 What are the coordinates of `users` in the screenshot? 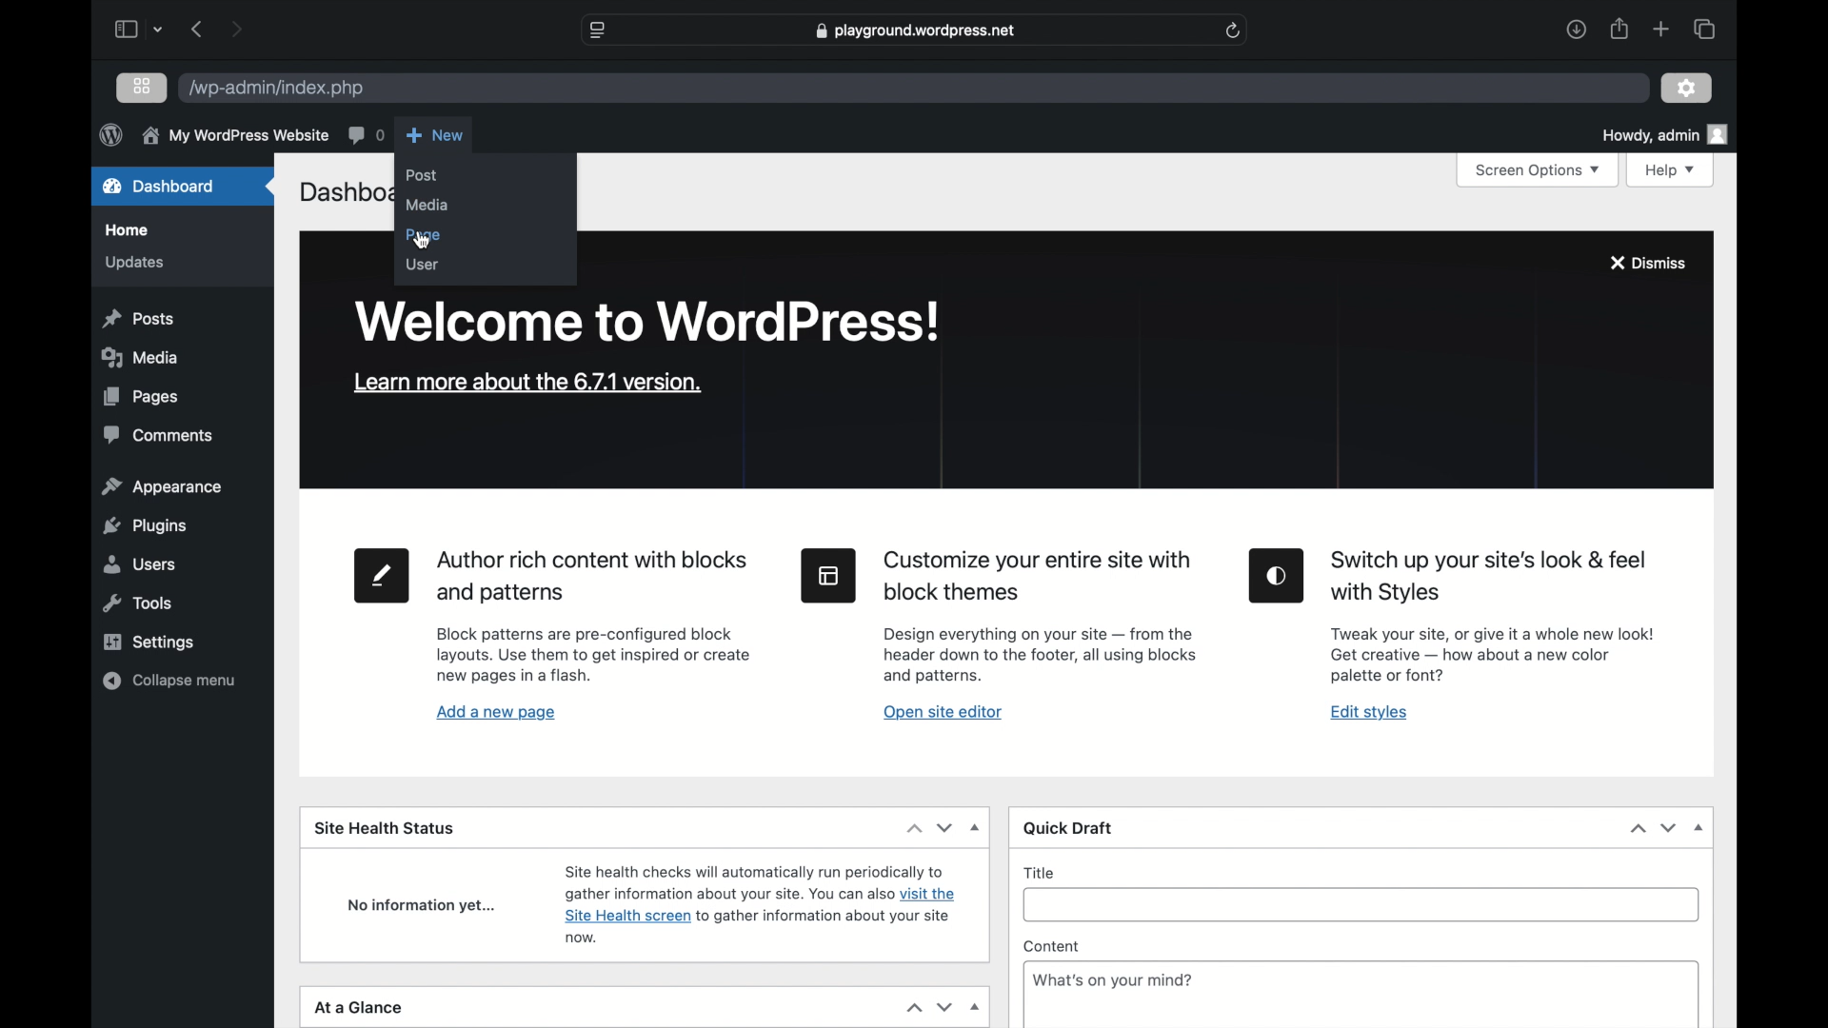 It's located at (137, 563).